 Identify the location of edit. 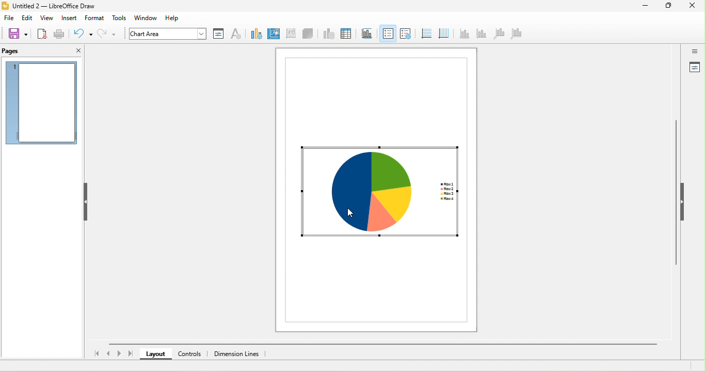
(27, 19).